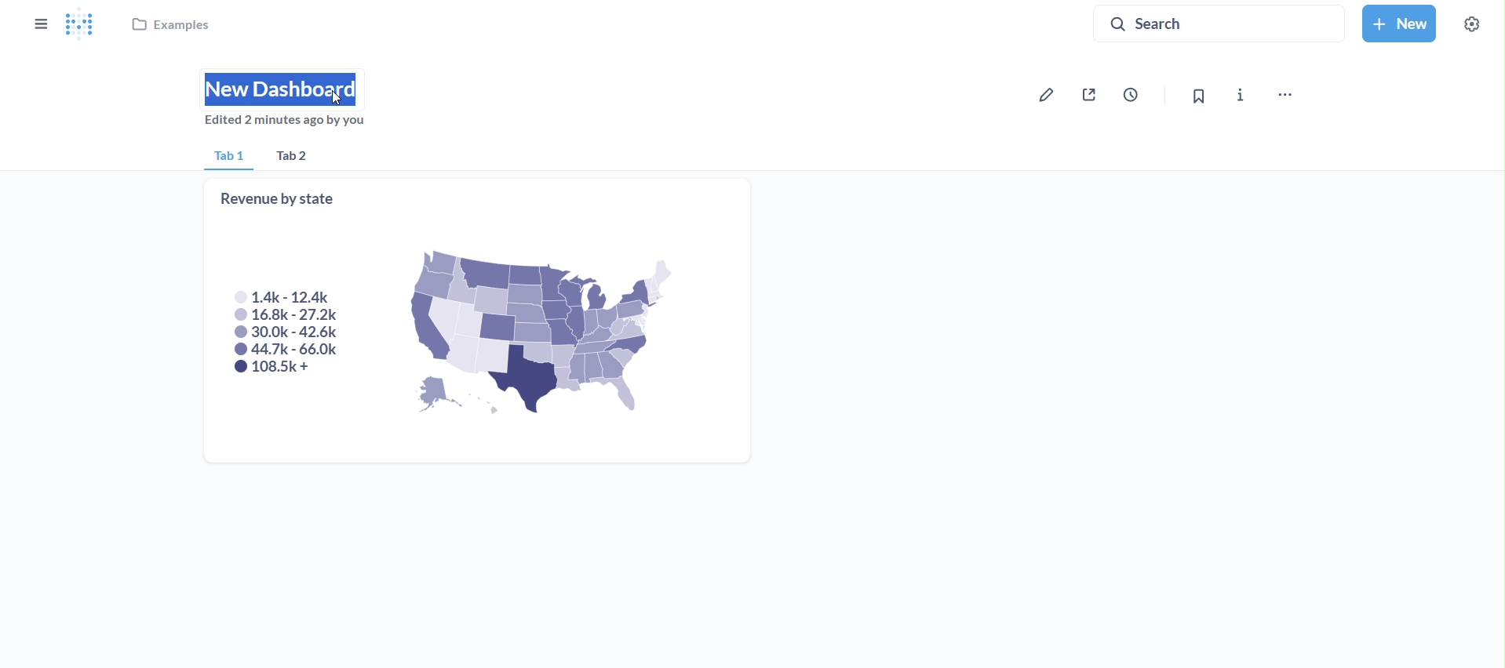  Describe the element at coordinates (301, 157) in the screenshot. I see `tab 2` at that location.